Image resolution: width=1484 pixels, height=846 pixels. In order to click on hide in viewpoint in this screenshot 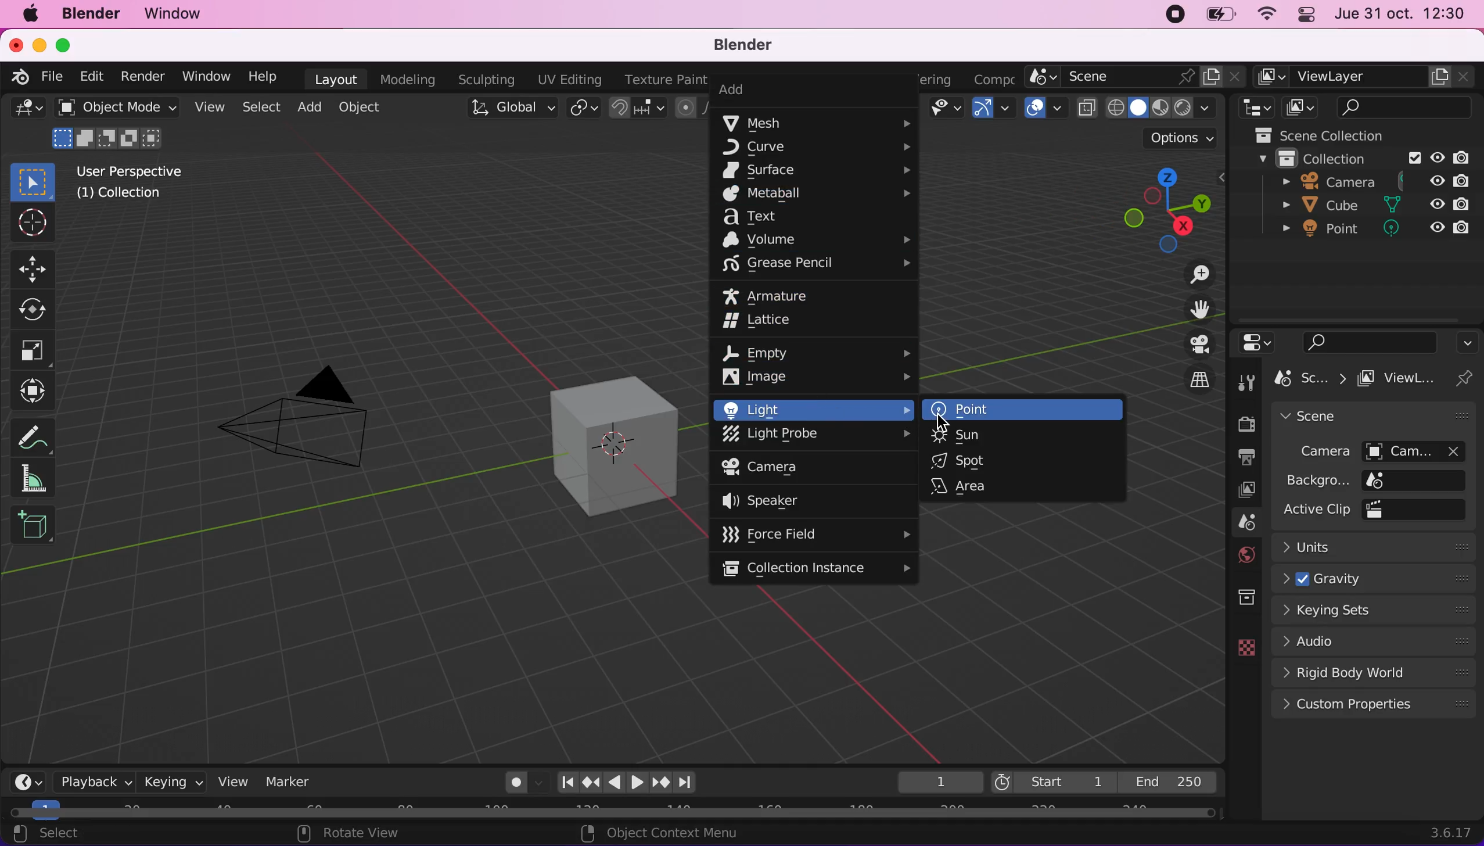, I will do `click(1437, 203)`.